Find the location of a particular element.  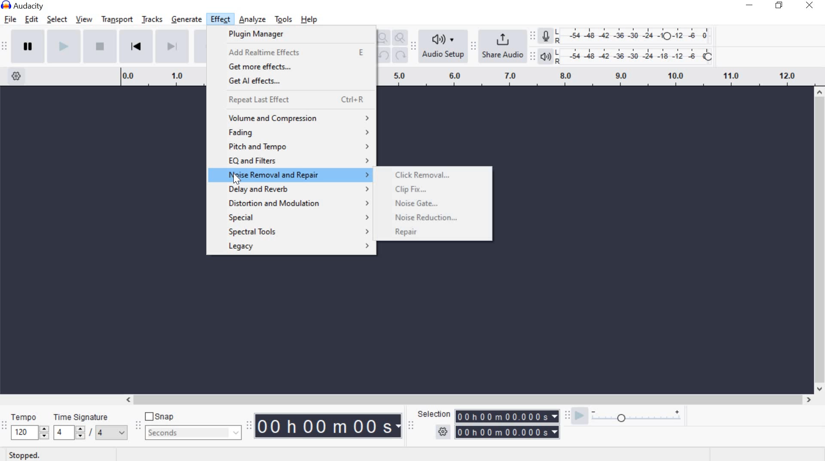

get Aleffects is located at coordinates (270, 81).